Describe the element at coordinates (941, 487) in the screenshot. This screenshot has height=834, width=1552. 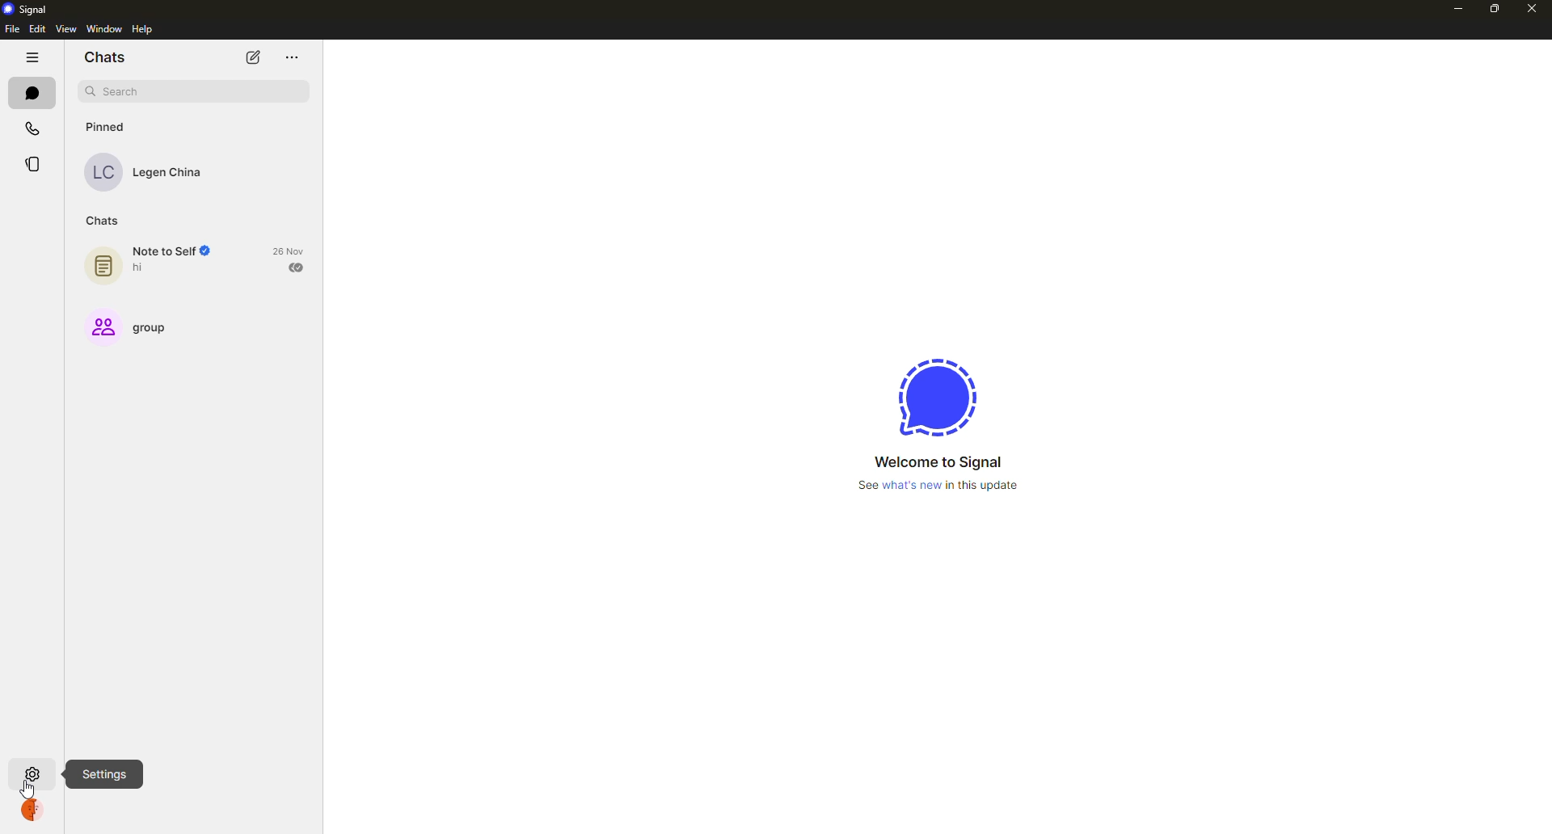
I see `what's new` at that location.